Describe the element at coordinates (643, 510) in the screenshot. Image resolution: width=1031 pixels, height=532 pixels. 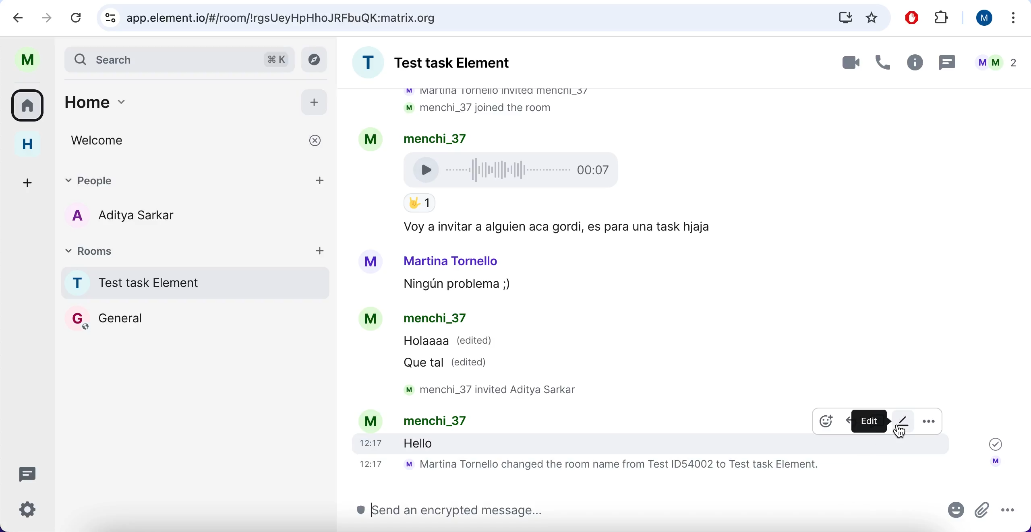
I see `send message` at that location.